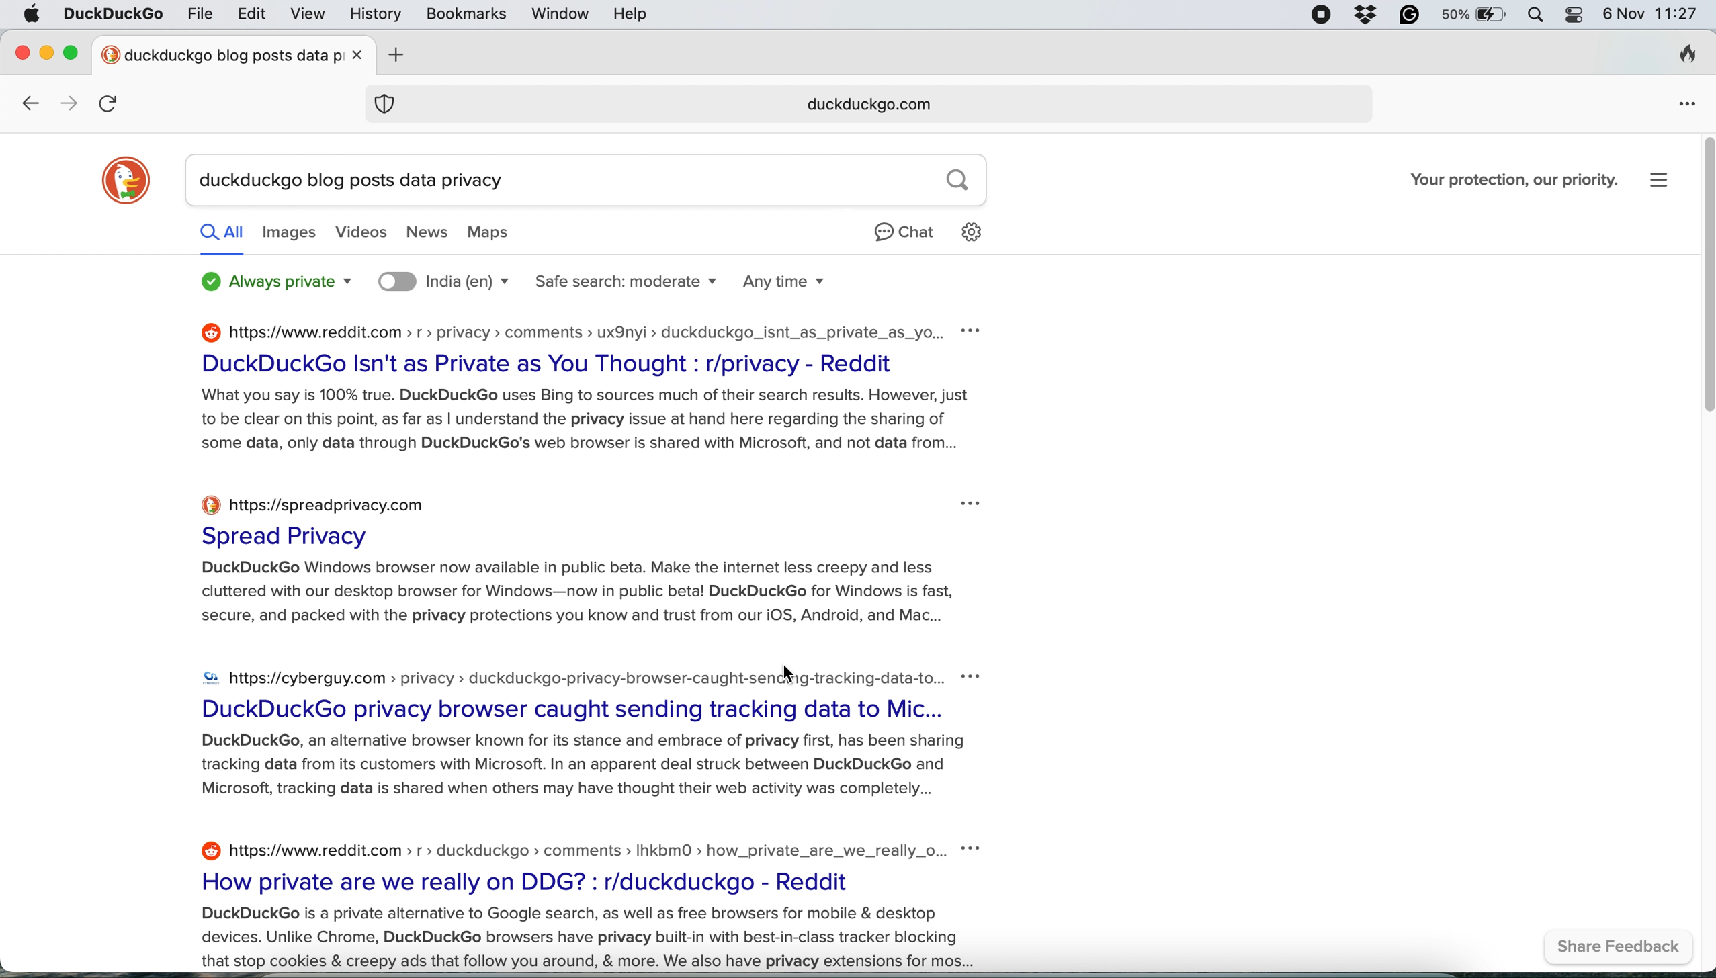 This screenshot has width=1716, height=978. I want to click on dropbox, so click(1360, 15).